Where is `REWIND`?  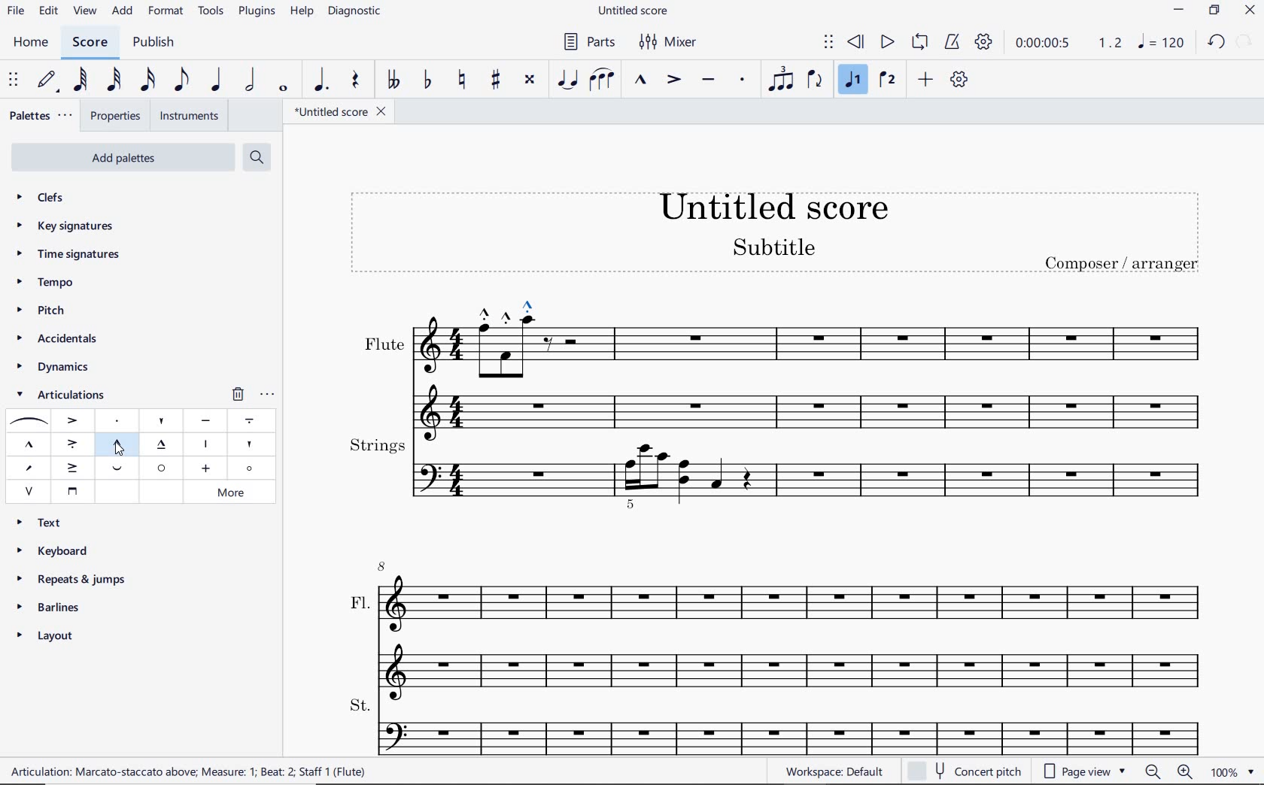
REWIND is located at coordinates (853, 42).